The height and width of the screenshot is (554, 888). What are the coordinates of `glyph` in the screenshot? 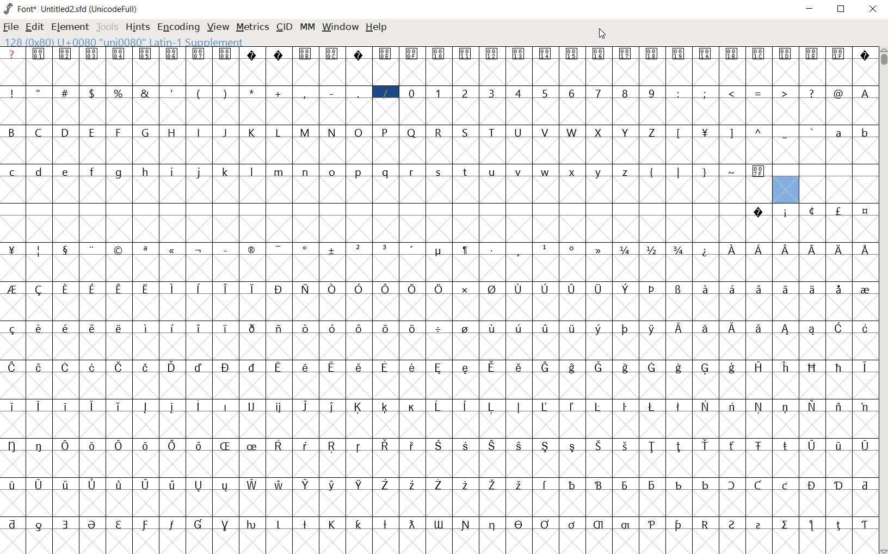 It's located at (492, 485).